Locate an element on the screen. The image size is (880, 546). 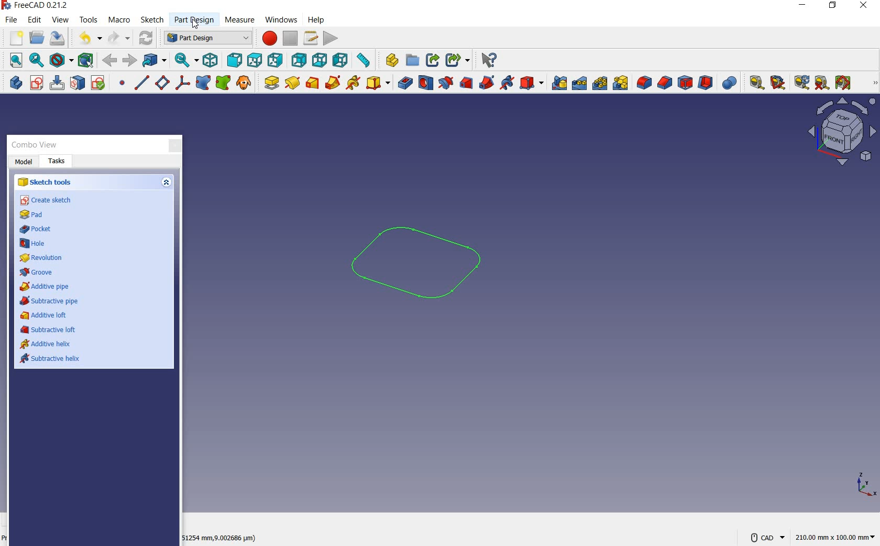
What's this? is located at coordinates (389, 60).